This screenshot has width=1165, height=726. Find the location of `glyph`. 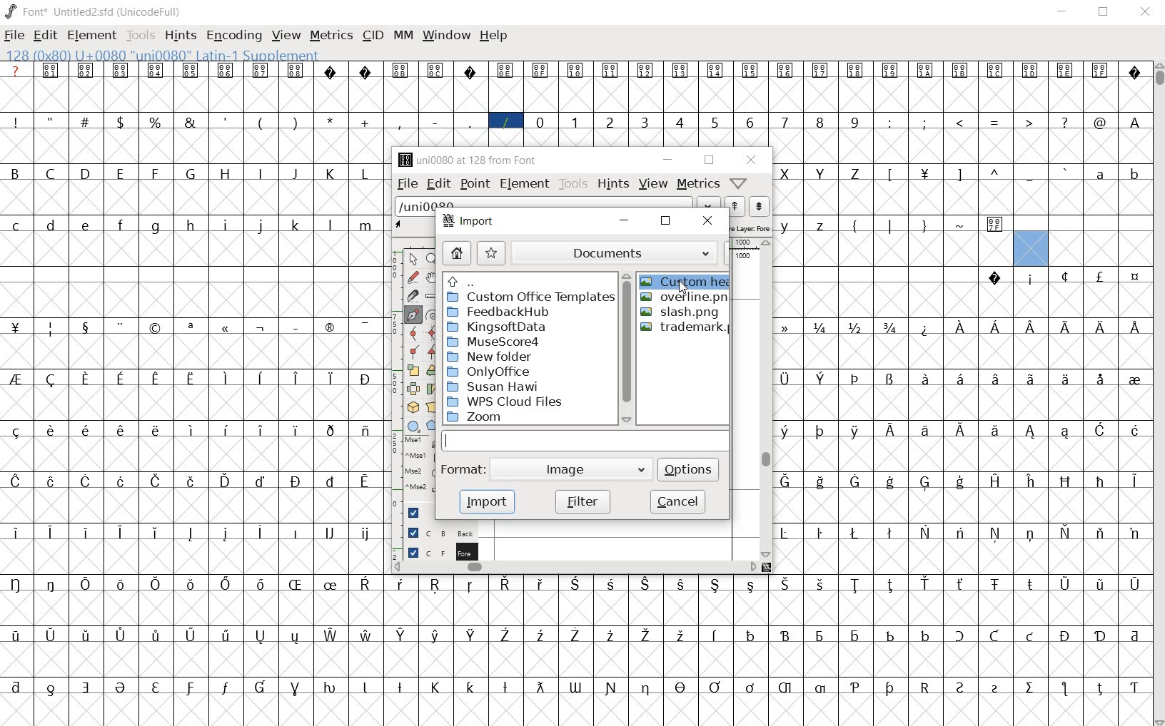

glyph is located at coordinates (226, 71).